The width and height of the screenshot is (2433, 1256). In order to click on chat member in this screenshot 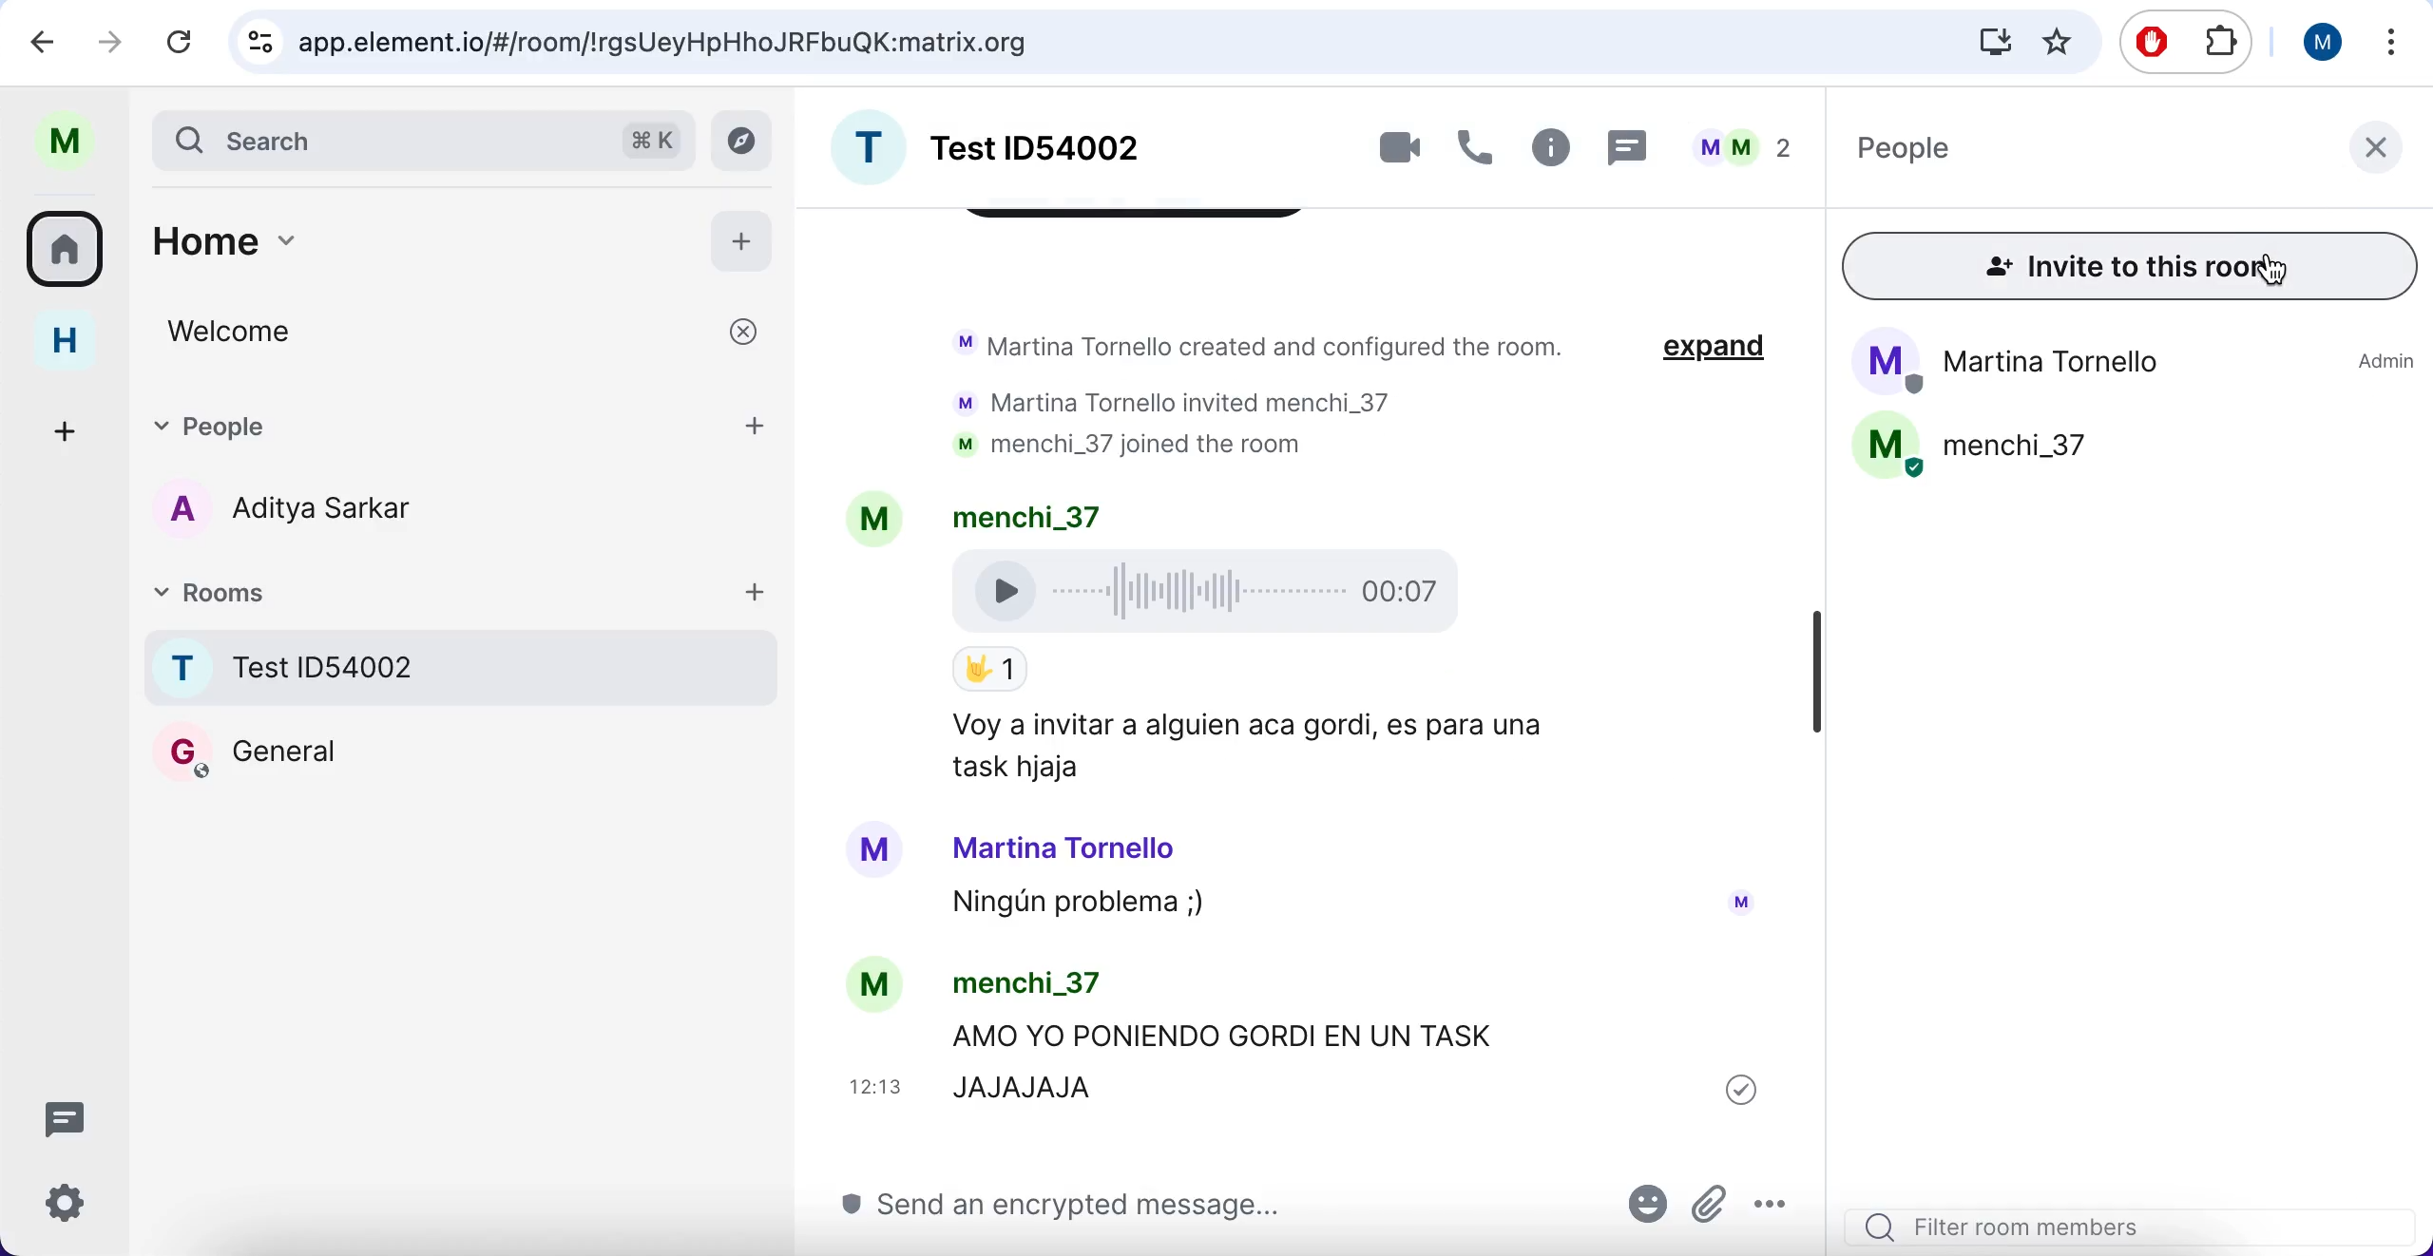, I will do `click(441, 507)`.